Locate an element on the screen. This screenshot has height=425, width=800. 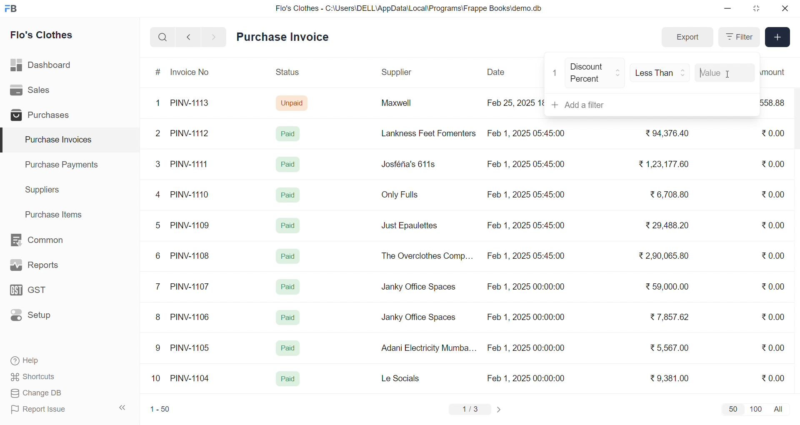
₹558.88 is located at coordinates (776, 102).